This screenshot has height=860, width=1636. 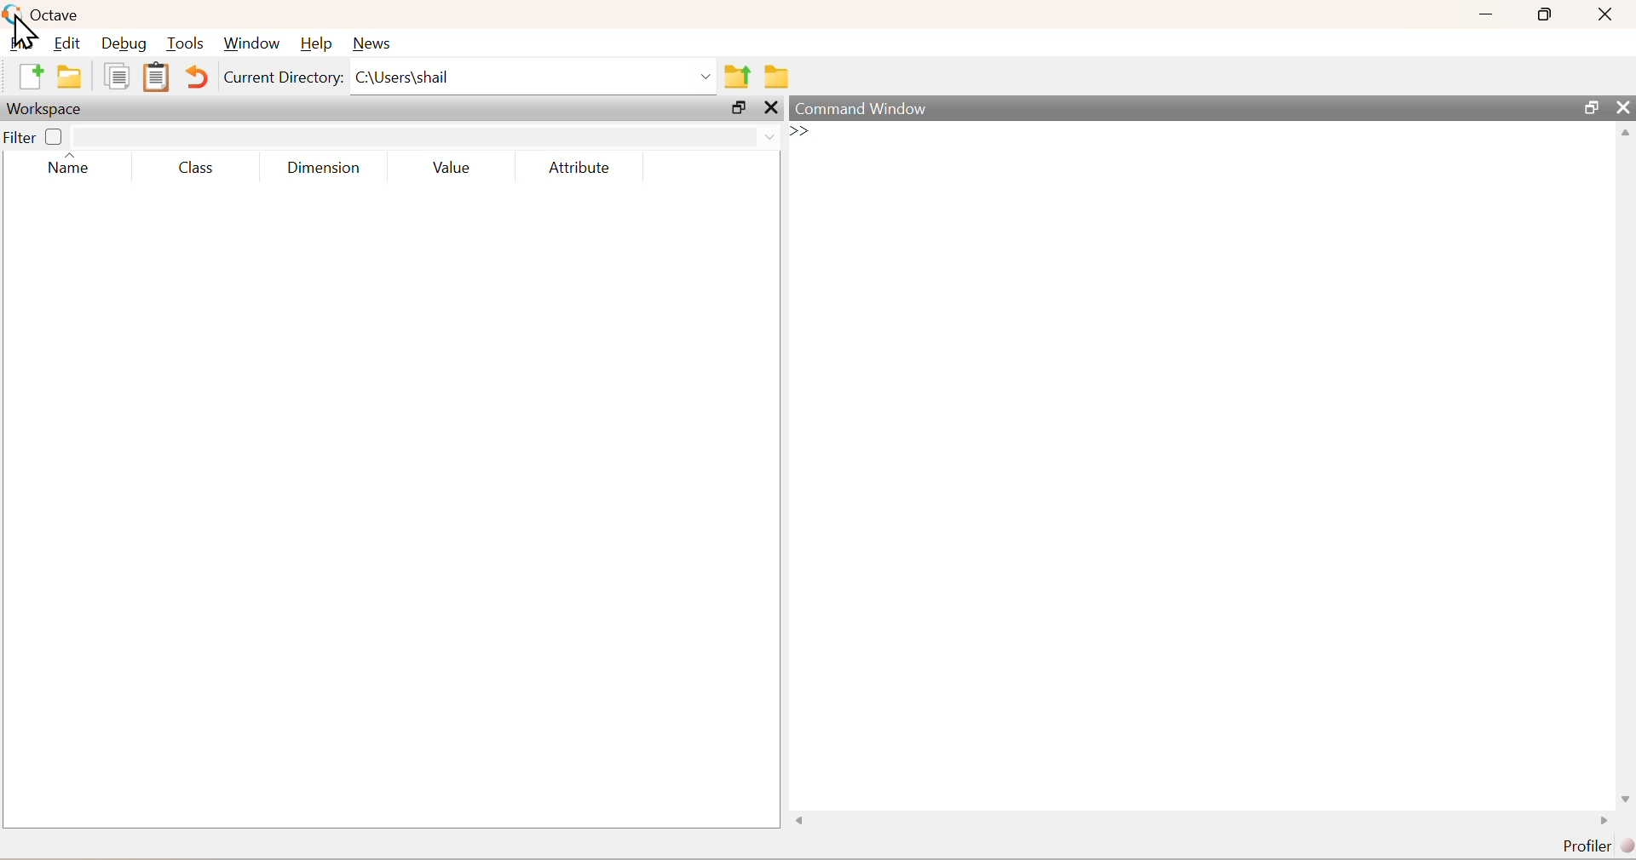 I want to click on Edit, so click(x=69, y=43).